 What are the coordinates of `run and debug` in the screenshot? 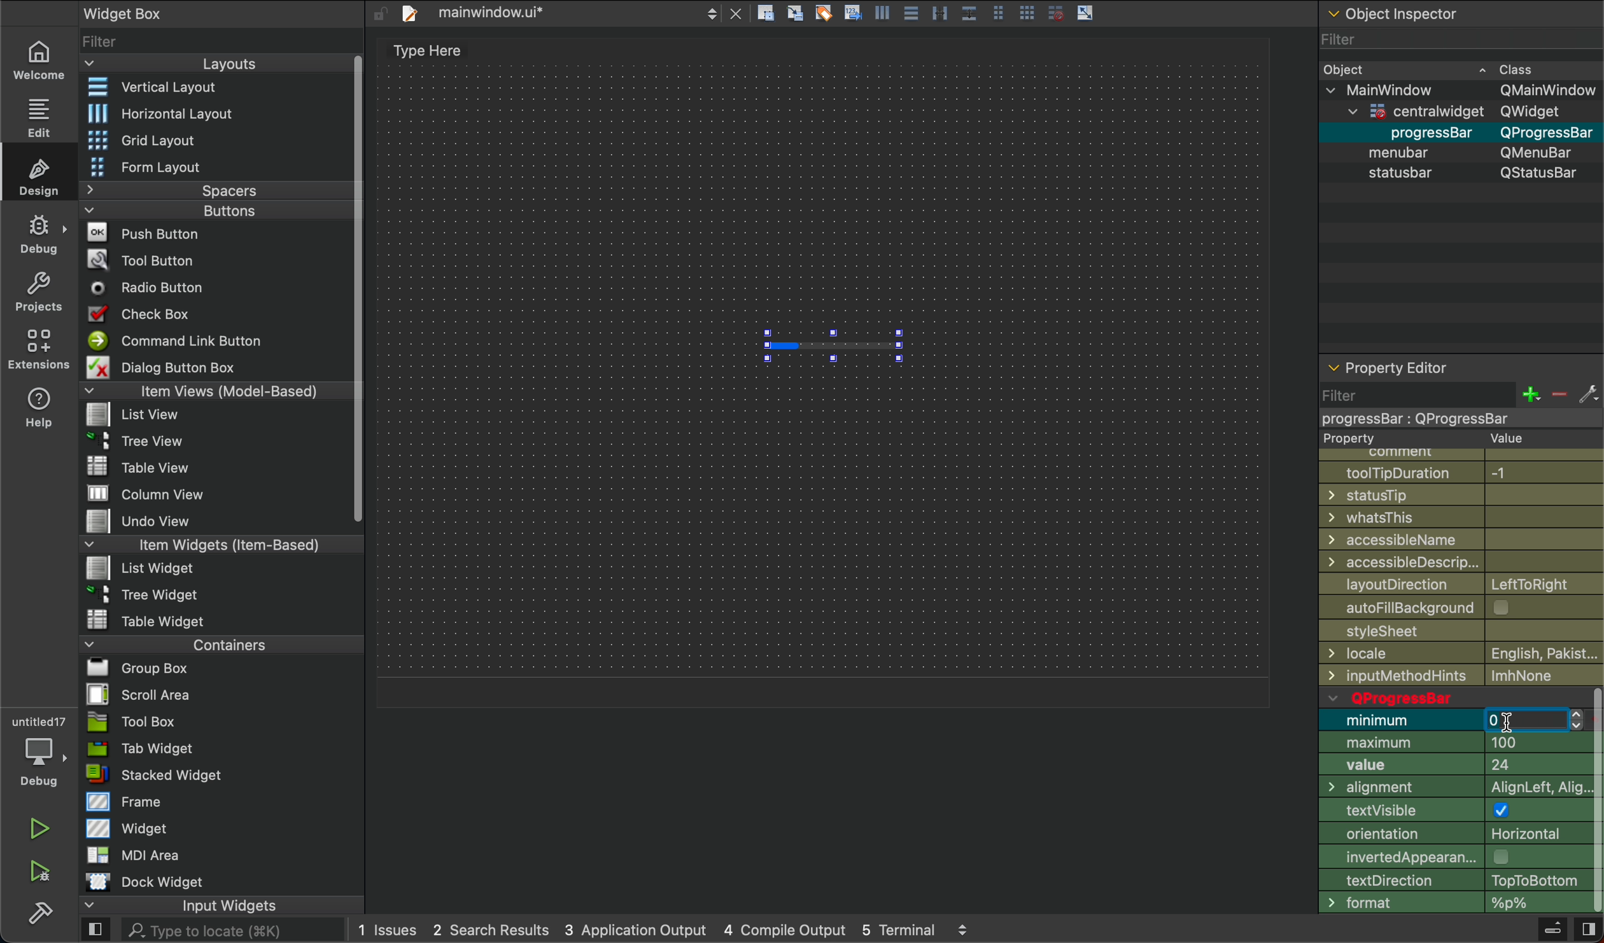 It's located at (41, 871).